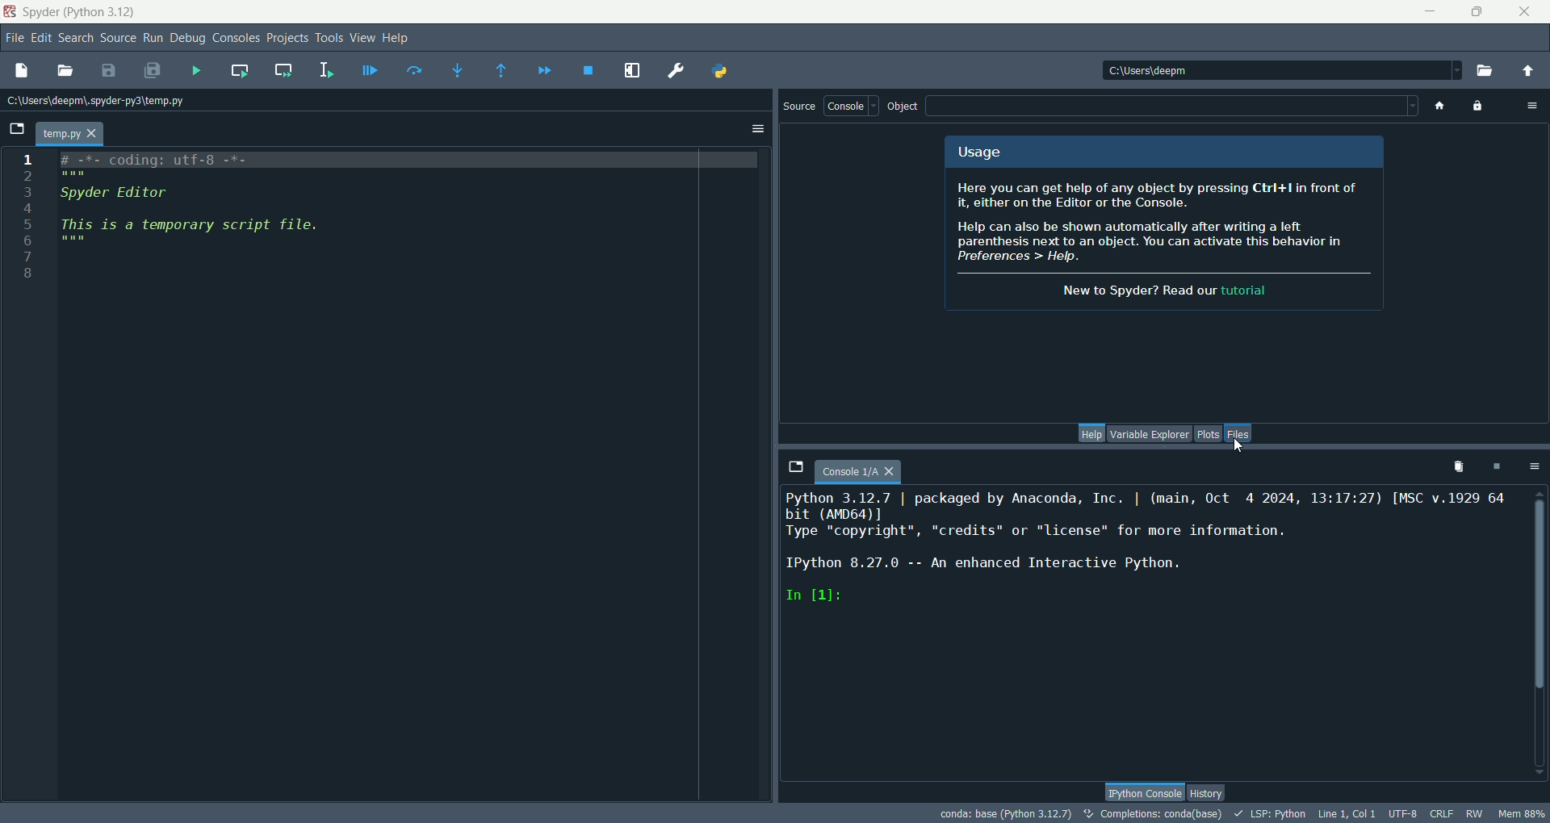  What do you see at coordinates (237, 40) in the screenshot?
I see `consoles` at bounding box center [237, 40].